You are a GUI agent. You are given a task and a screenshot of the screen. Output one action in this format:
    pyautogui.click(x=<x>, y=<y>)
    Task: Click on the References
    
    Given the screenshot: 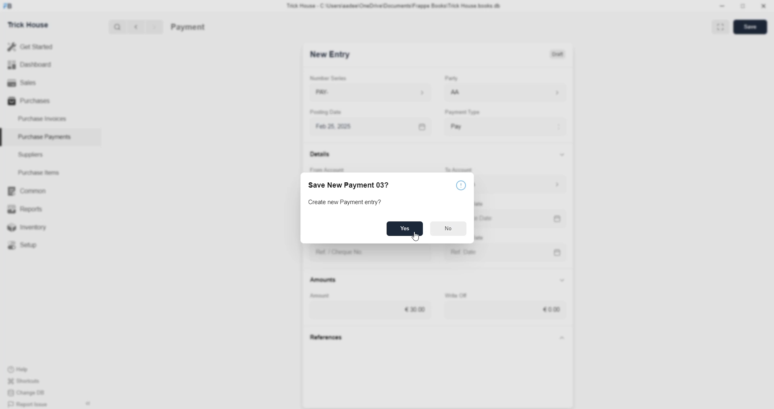 What is the action you would take?
    pyautogui.click(x=331, y=338)
    